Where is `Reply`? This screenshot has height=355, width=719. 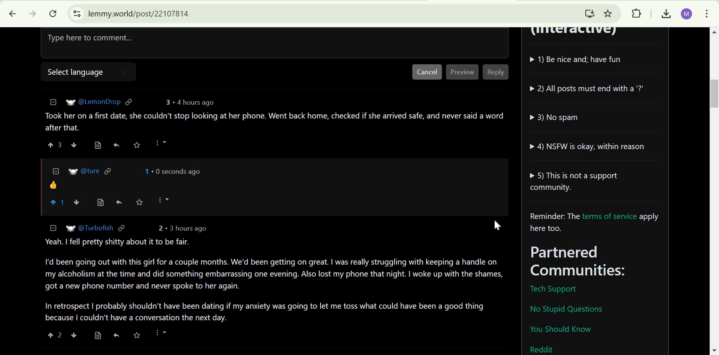 Reply is located at coordinates (495, 72).